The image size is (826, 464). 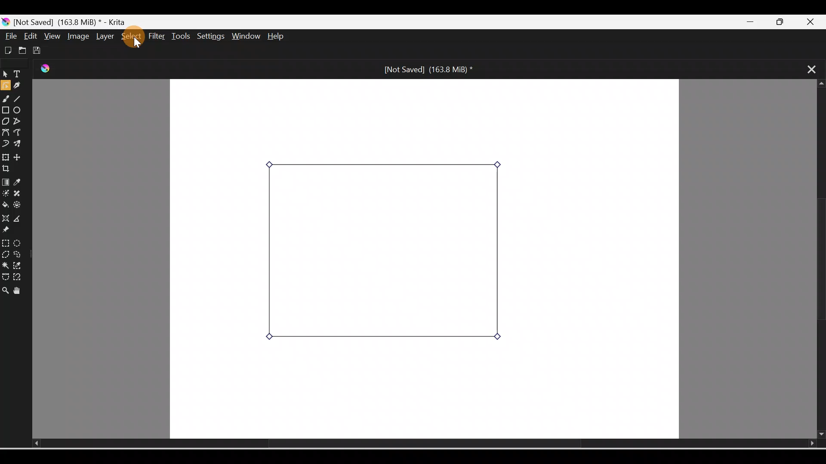 I want to click on Help, so click(x=283, y=37).